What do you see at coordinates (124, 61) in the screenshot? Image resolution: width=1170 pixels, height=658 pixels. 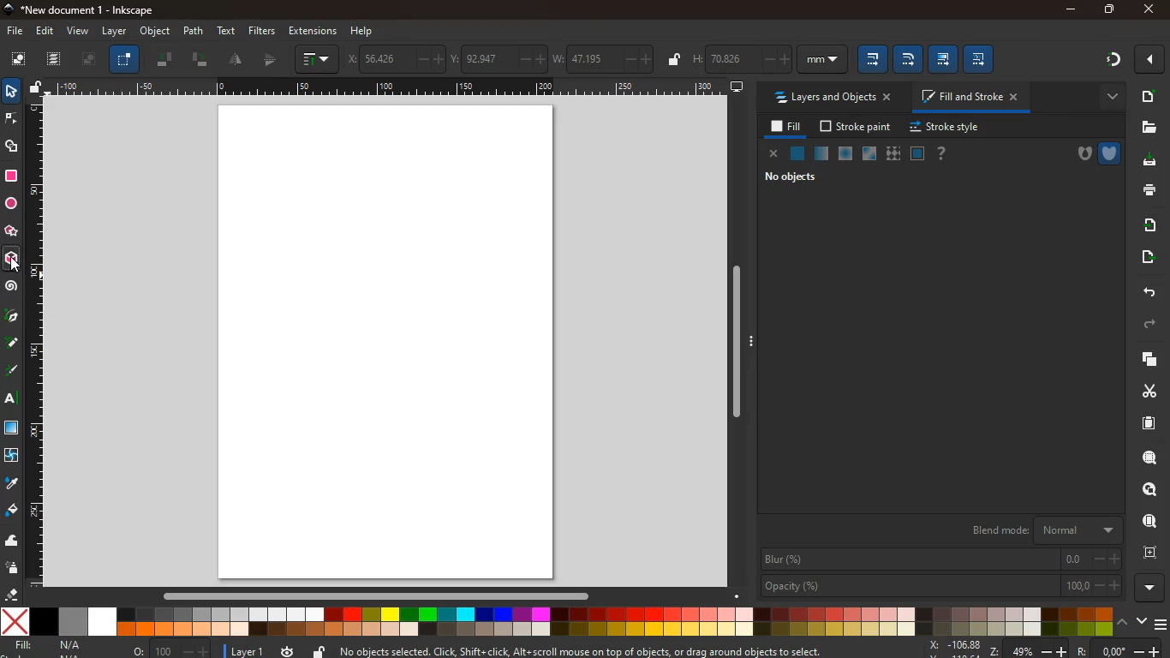 I see `select` at bounding box center [124, 61].